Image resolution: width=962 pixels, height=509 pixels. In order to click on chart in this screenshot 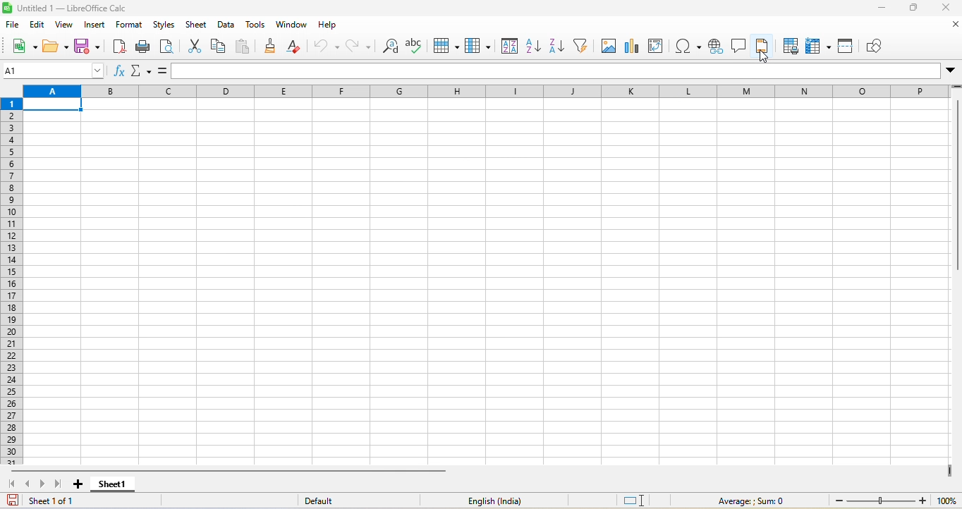, I will do `click(635, 45)`.